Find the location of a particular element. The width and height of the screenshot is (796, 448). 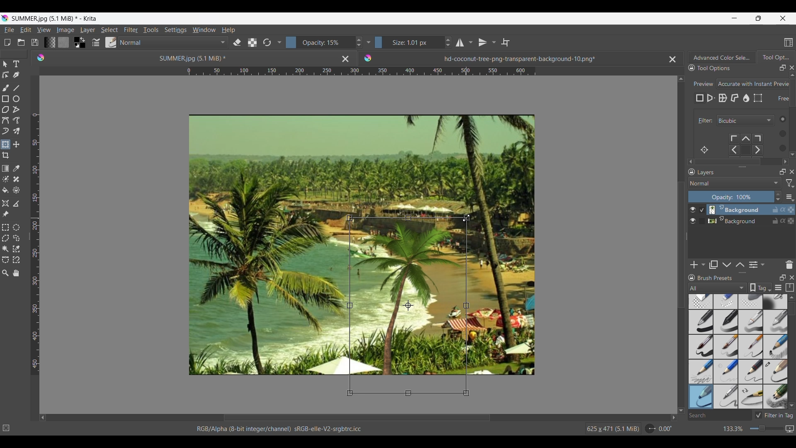

Warp is located at coordinates (723, 98).